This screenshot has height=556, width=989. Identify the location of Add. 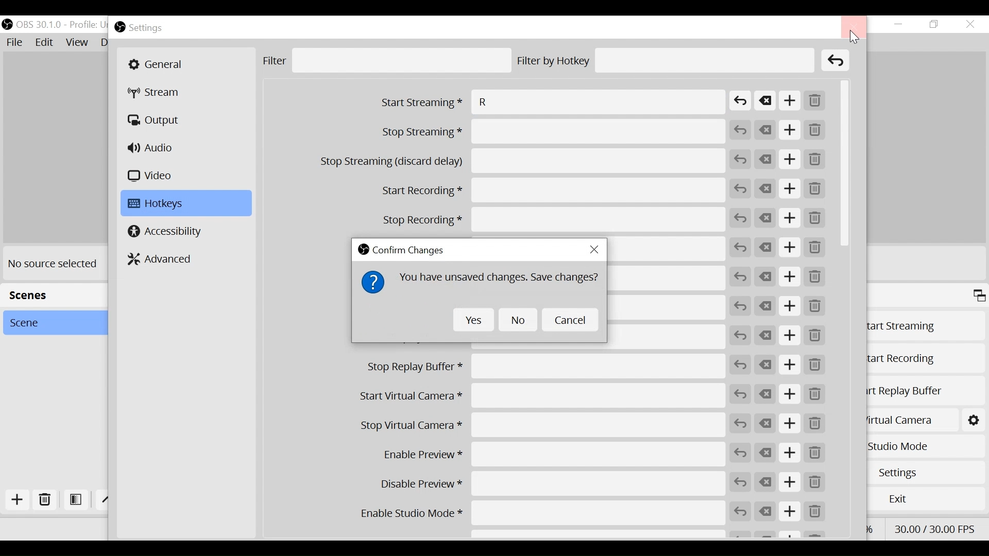
(790, 160).